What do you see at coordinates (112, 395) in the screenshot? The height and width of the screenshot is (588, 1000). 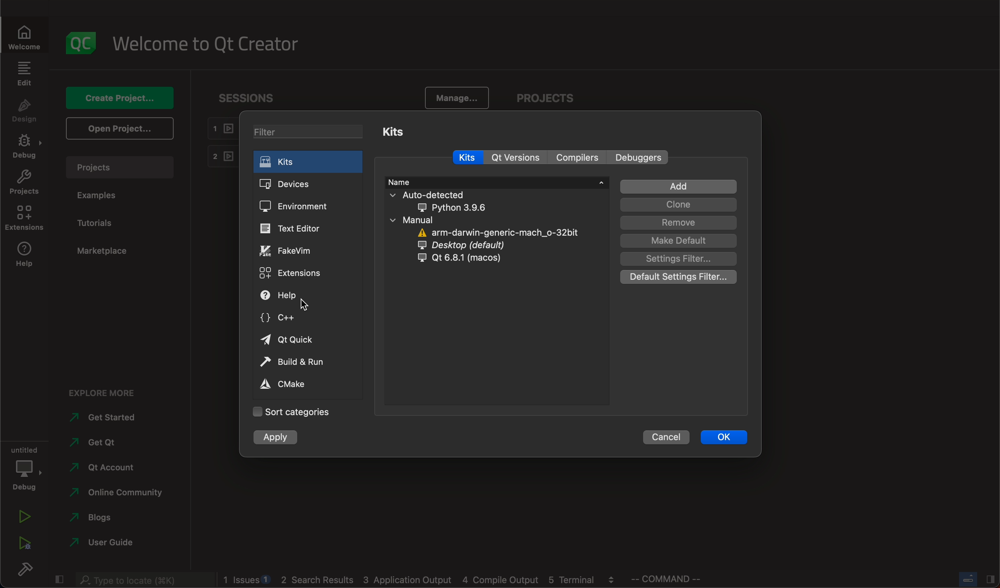 I see `explore` at bounding box center [112, 395].